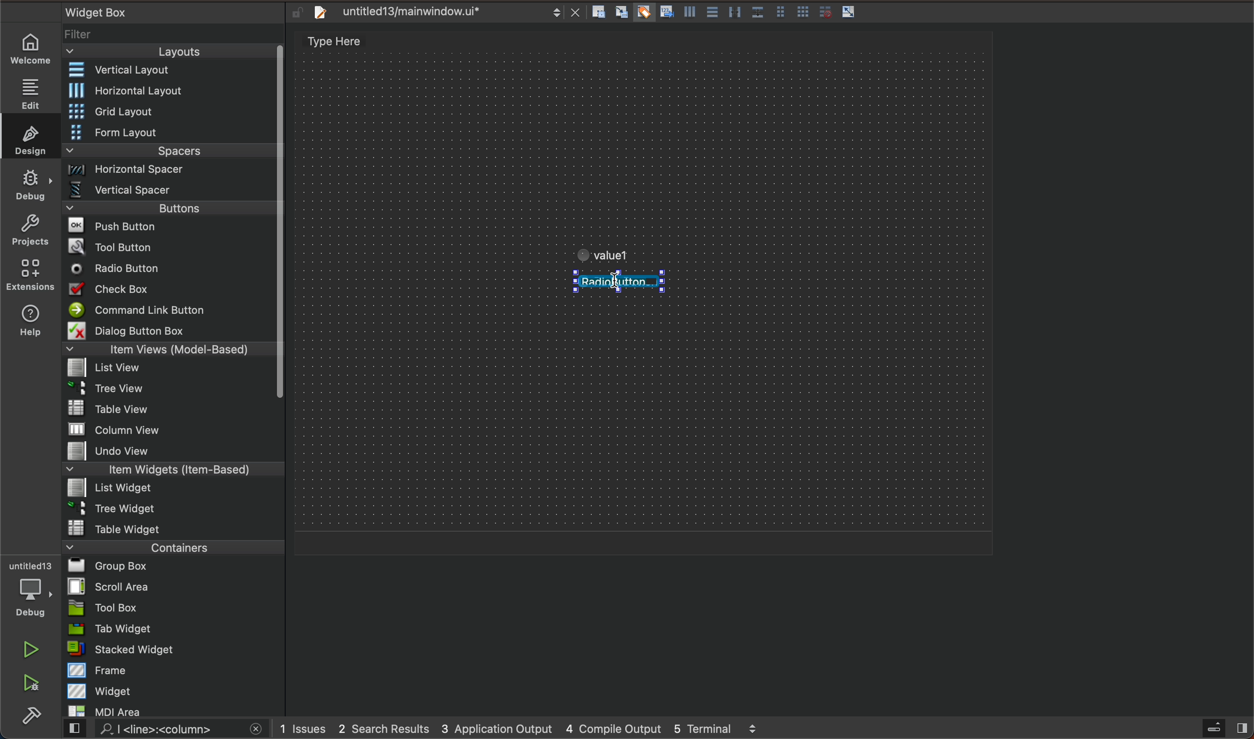 The height and width of the screenshot is (739, 1254). Describe the element at coordinates (175, 670) in the screenshot. I see `frame` at that location.